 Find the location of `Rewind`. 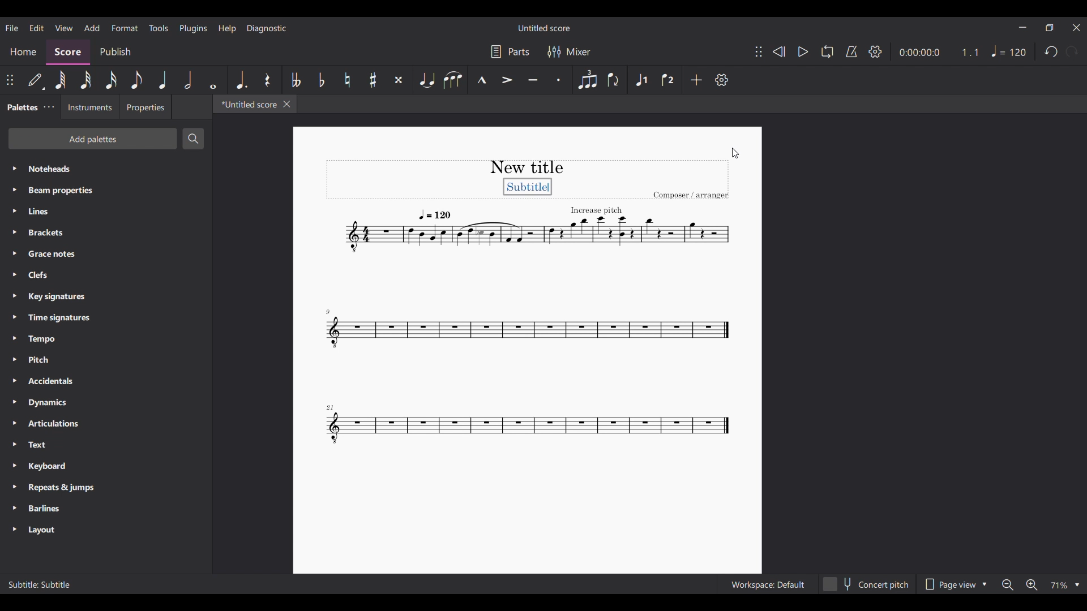

Rewind is located at coordinates (778, 51).